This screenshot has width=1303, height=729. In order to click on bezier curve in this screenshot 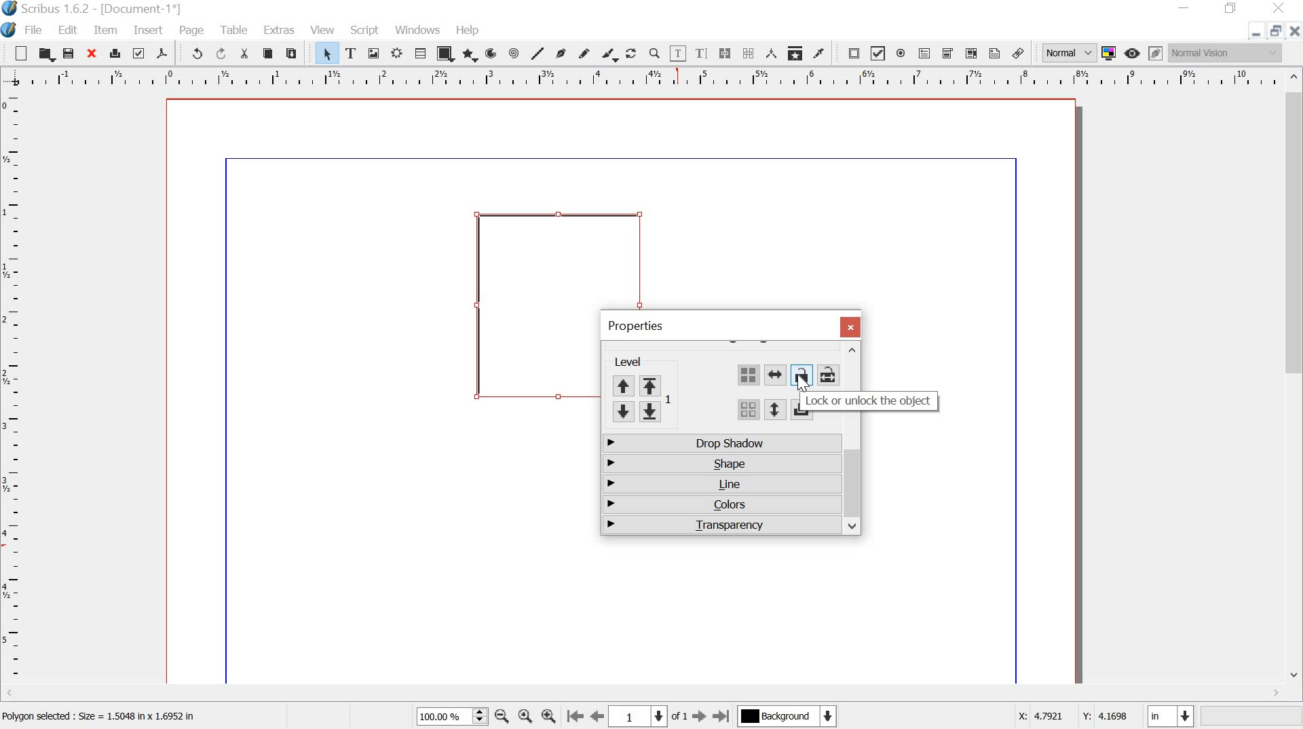, I will do `click(564, 53)`.